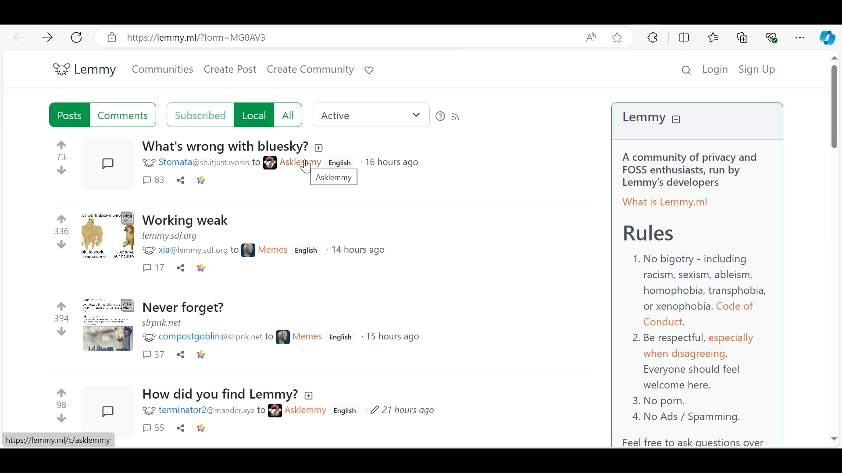  Describe the element at coordinates (202, 356) in the screenshot. I see `link` at that location.